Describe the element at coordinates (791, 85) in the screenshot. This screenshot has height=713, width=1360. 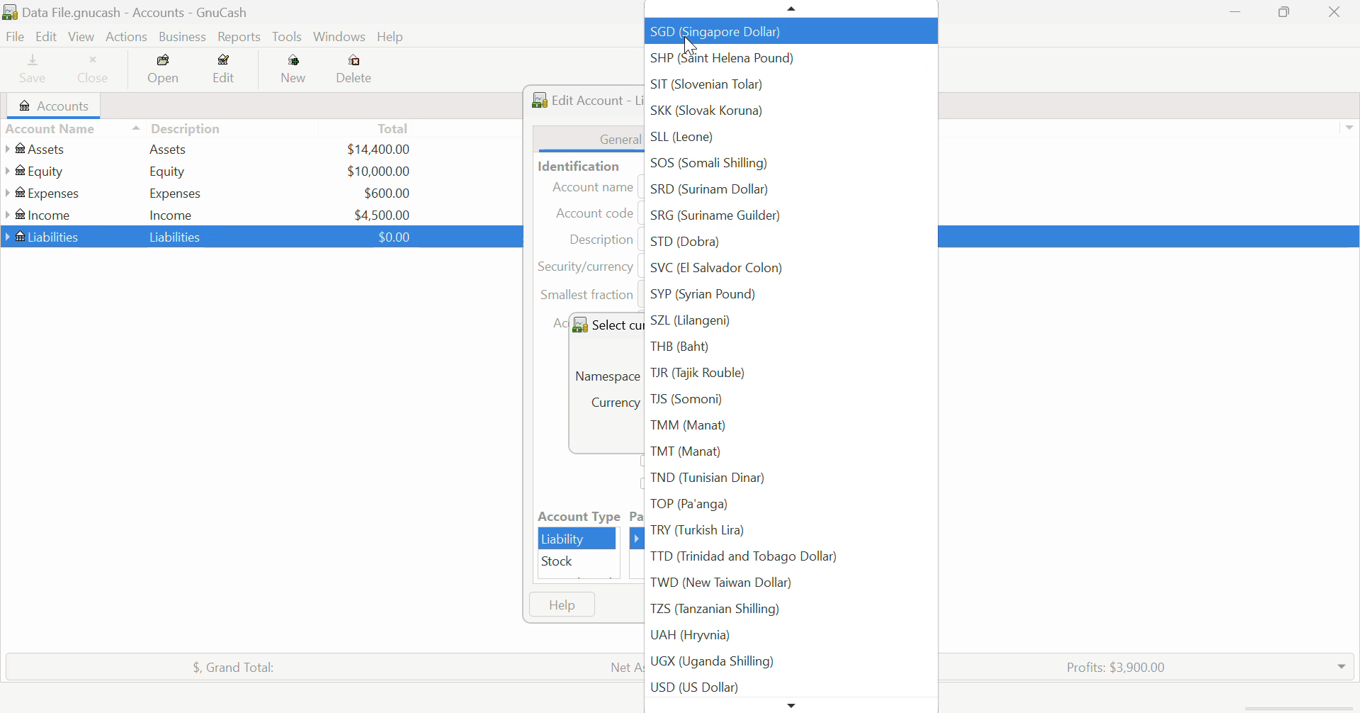
I see `SIT` at that location.